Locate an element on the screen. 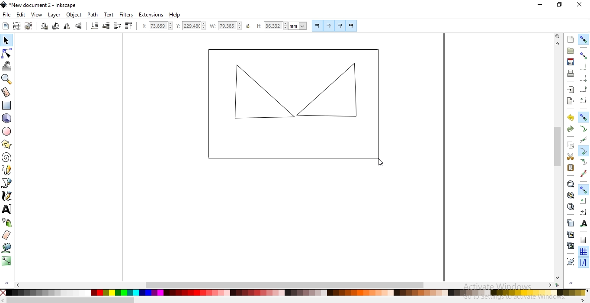 The width and height of the screenshot is (590, 303). rotate 90 counter clockwise is located at coordinates (45, 26).